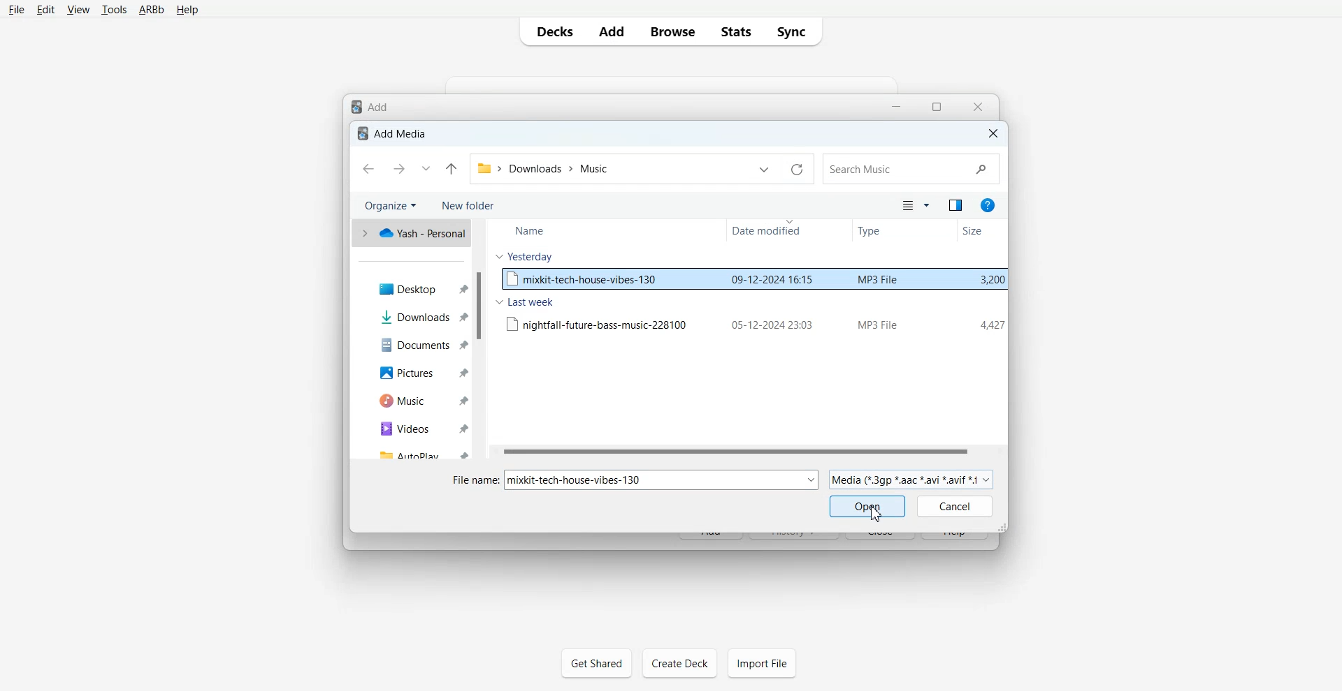  What do you see at coordinates (45, 10) in the screenshot?
I see `Edit` at bounding box center [45, 10].